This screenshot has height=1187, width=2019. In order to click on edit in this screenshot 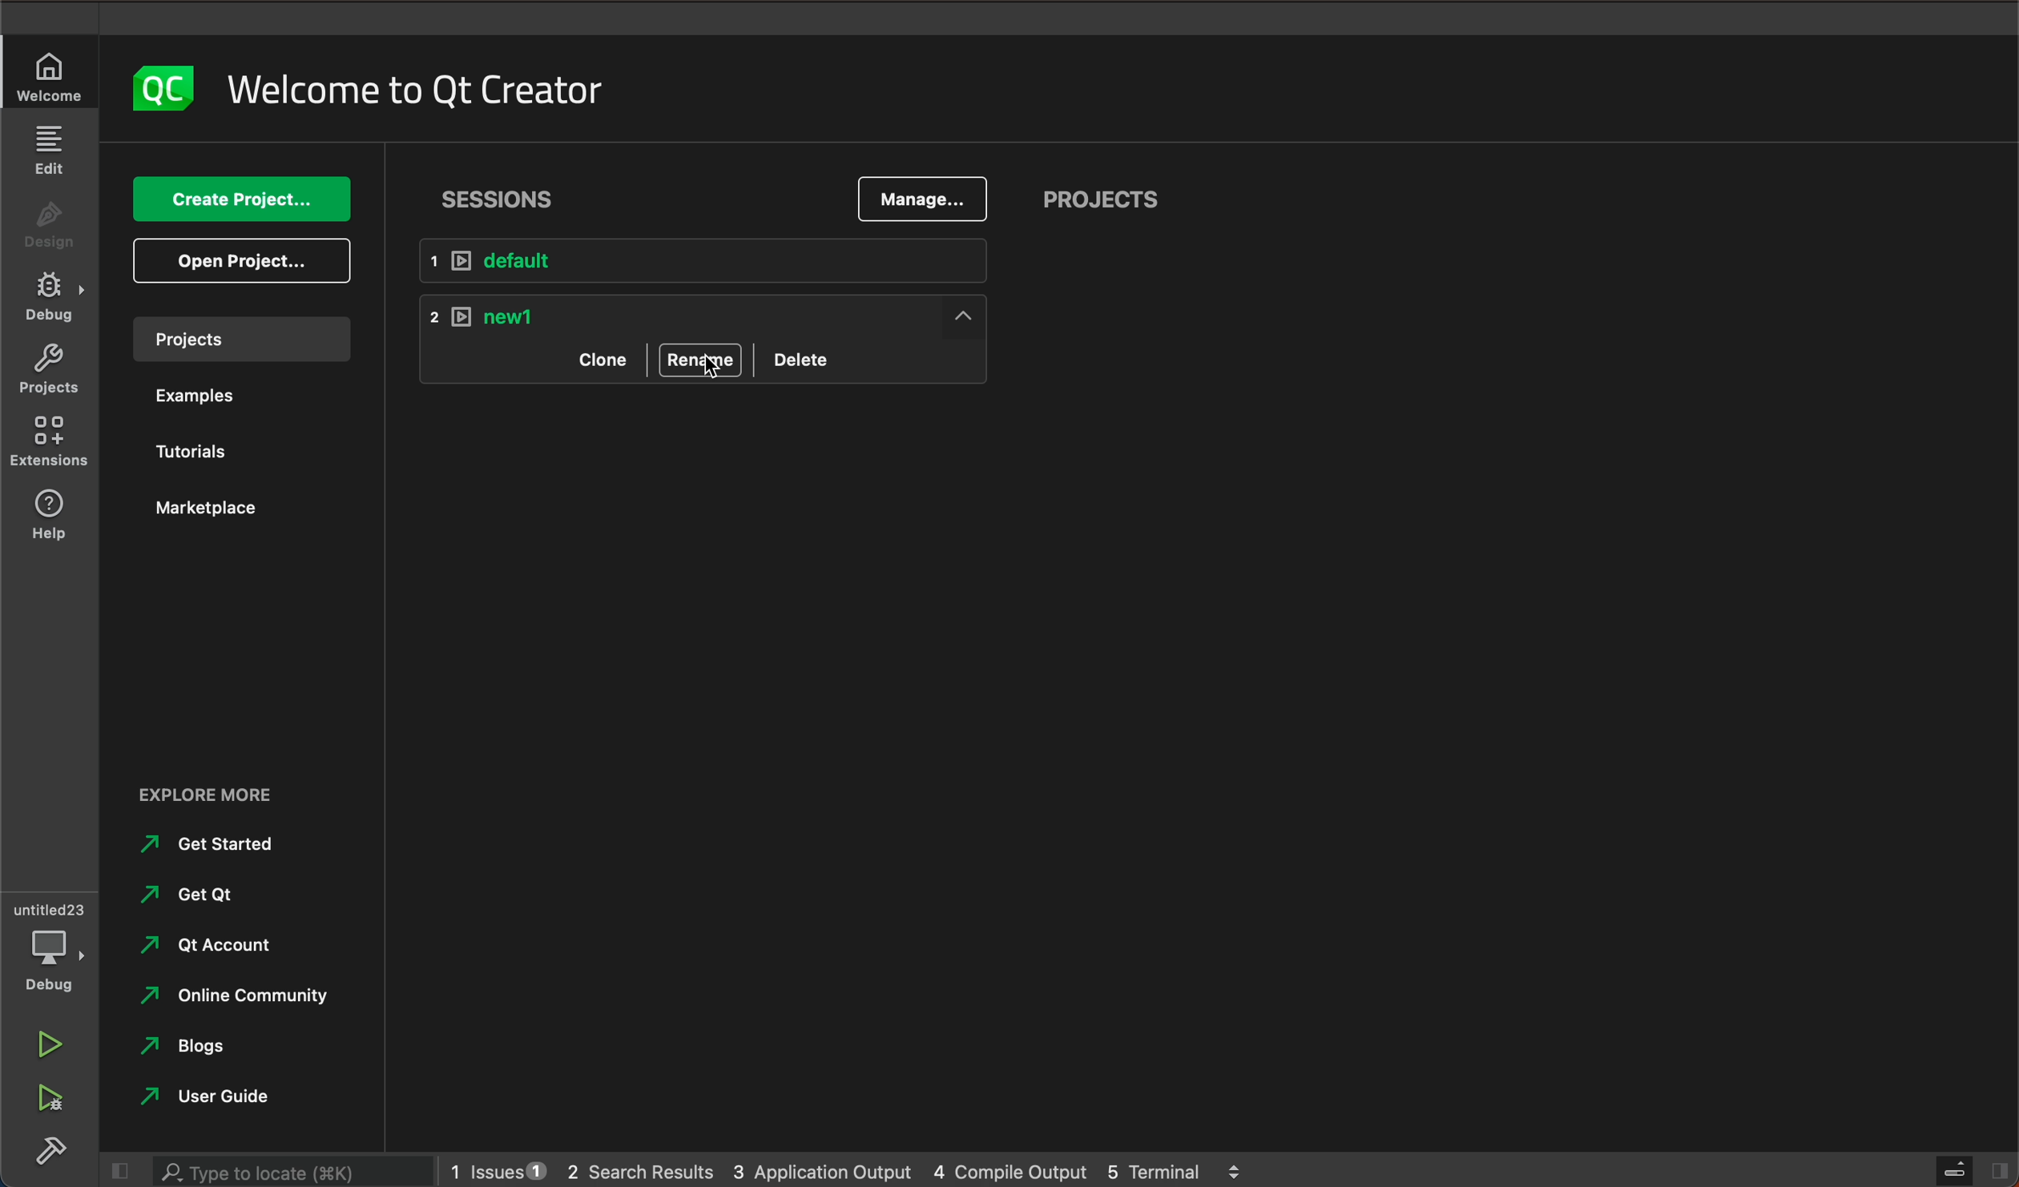, I will do `click(51, 153)`.